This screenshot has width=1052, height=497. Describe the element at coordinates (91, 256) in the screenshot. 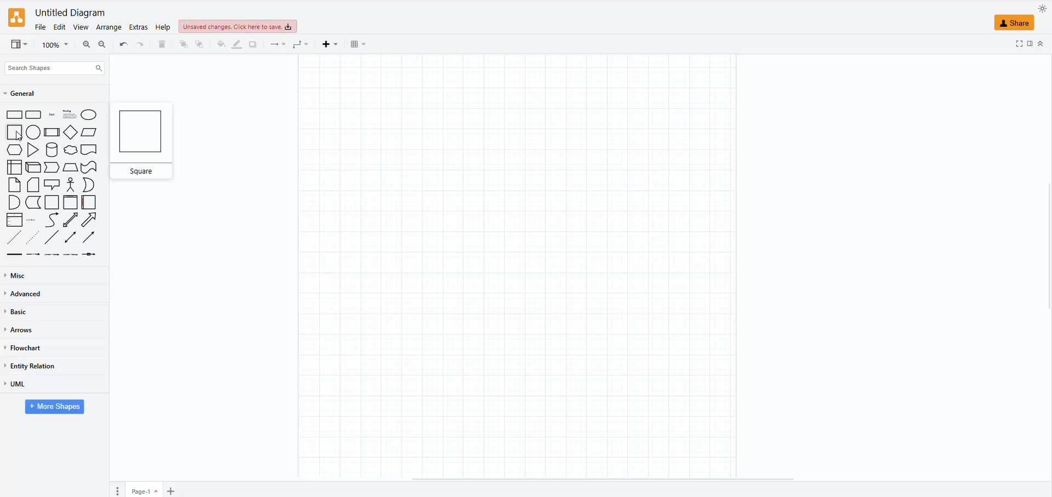

I see `connector with symbol` at that location.